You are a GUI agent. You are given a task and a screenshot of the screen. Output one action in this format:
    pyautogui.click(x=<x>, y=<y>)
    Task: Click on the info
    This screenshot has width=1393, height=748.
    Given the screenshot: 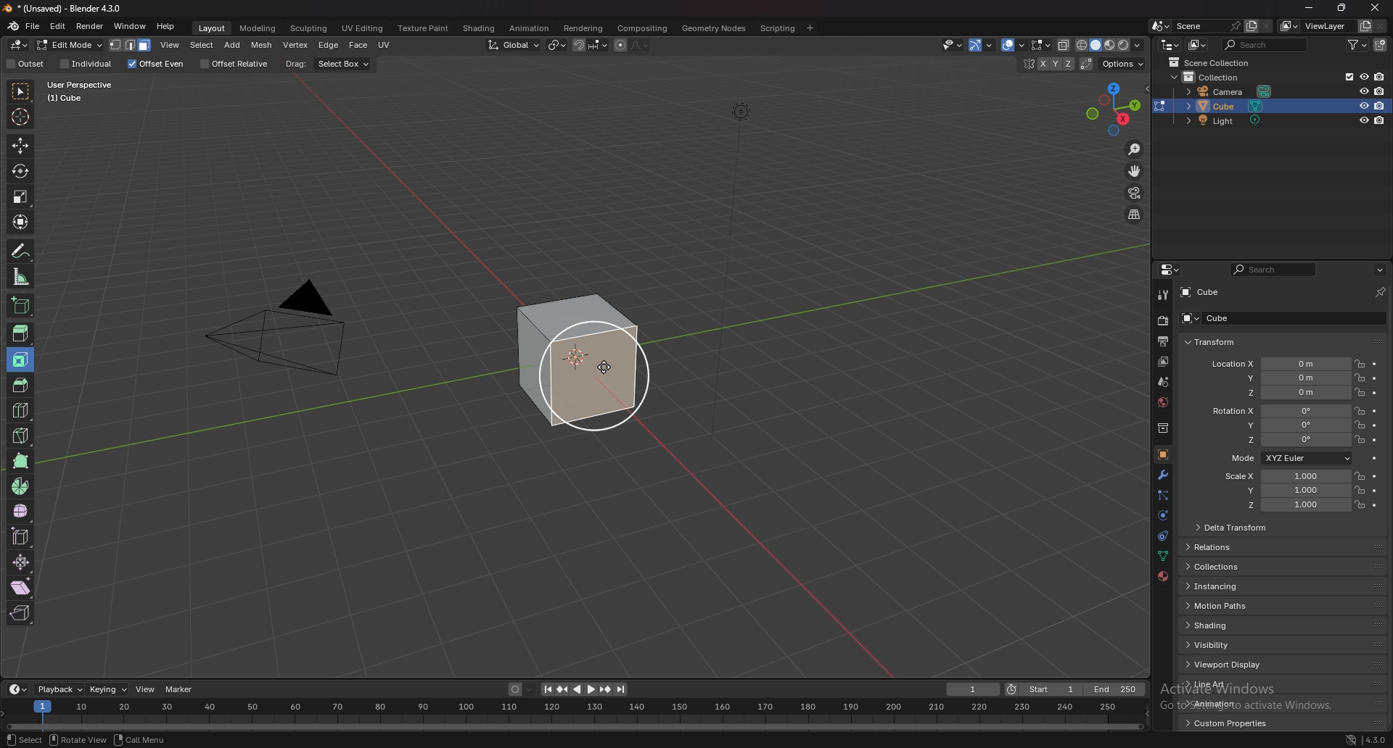 What is the action you would take?
    pyautogui.click(x=91, y=91)
    